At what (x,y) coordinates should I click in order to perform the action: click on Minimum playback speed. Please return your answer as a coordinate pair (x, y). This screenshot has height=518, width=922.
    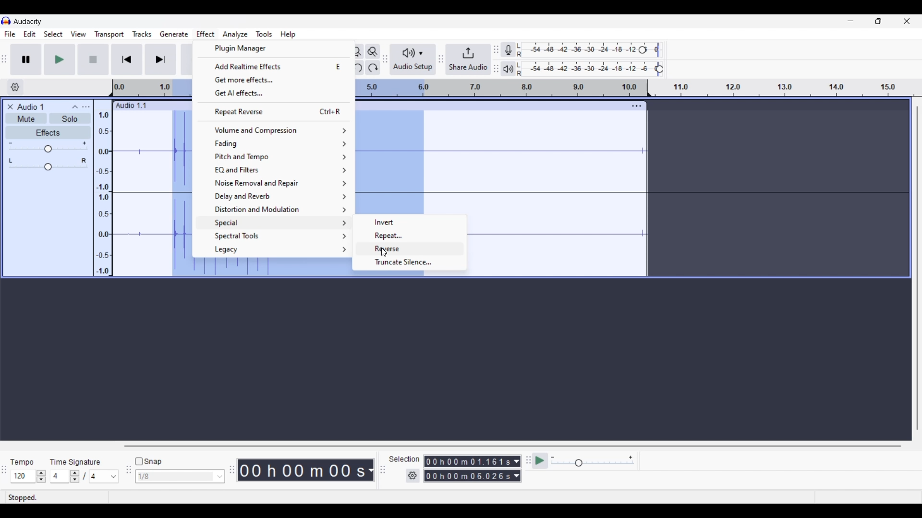
    Looking at the image, I should click on (553, 457).